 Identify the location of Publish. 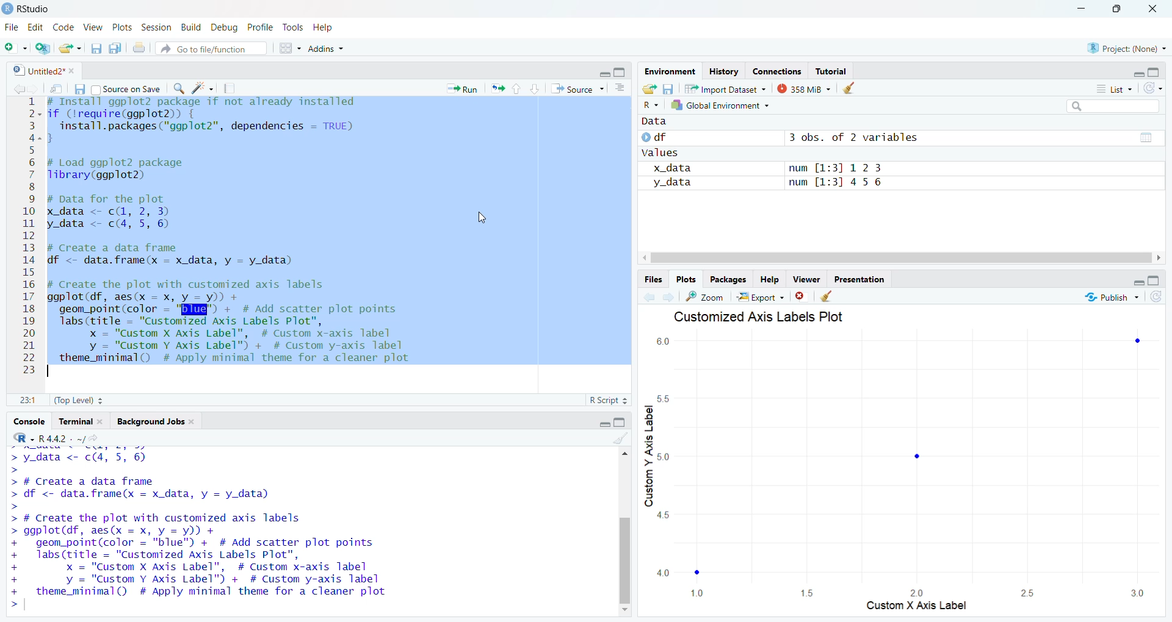
(1113, 297).